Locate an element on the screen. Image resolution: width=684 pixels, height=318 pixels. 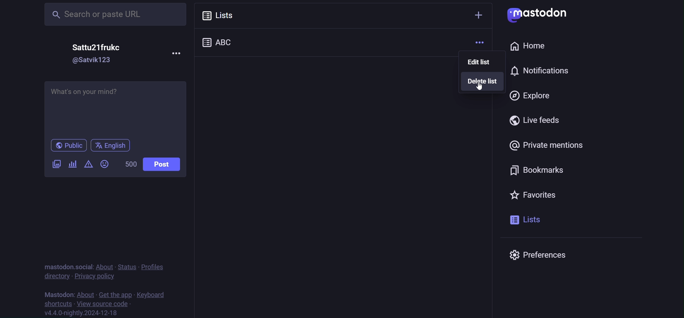
Sattu21frukc is located at coordinates (93, 48).